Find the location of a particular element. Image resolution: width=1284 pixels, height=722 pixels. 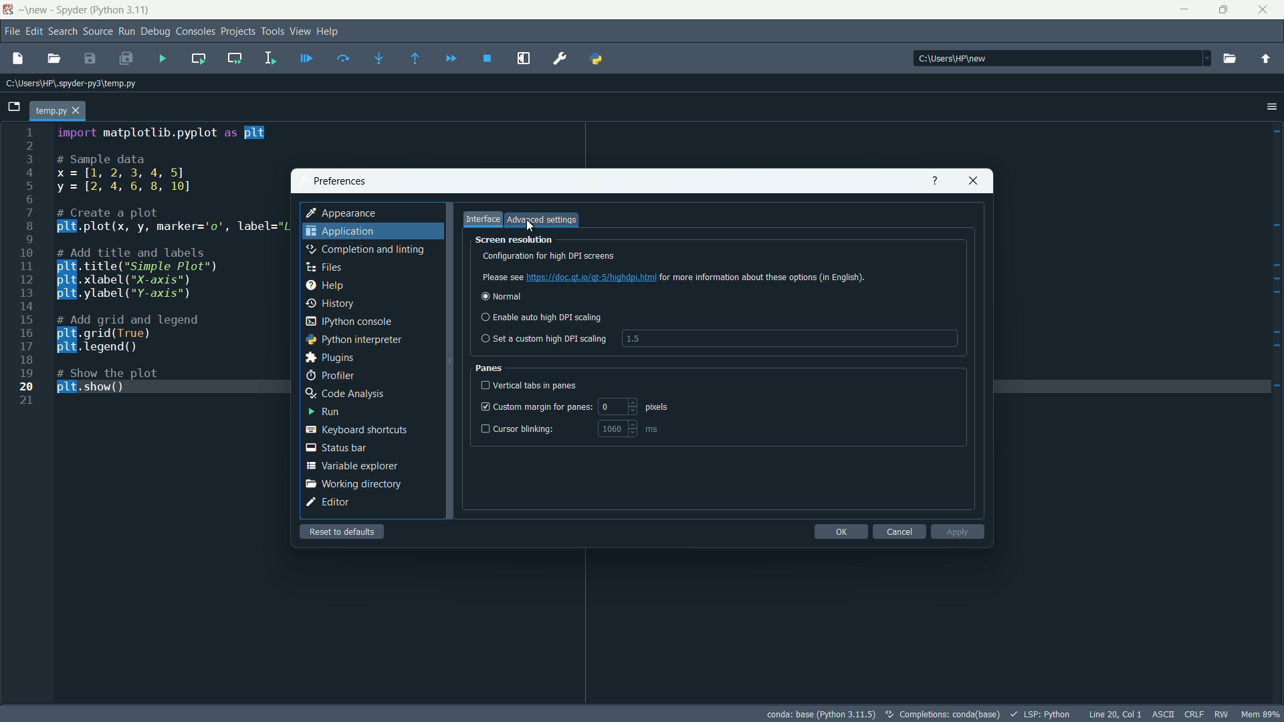

 increment and decremnt button is located at coordinates (633, 429).